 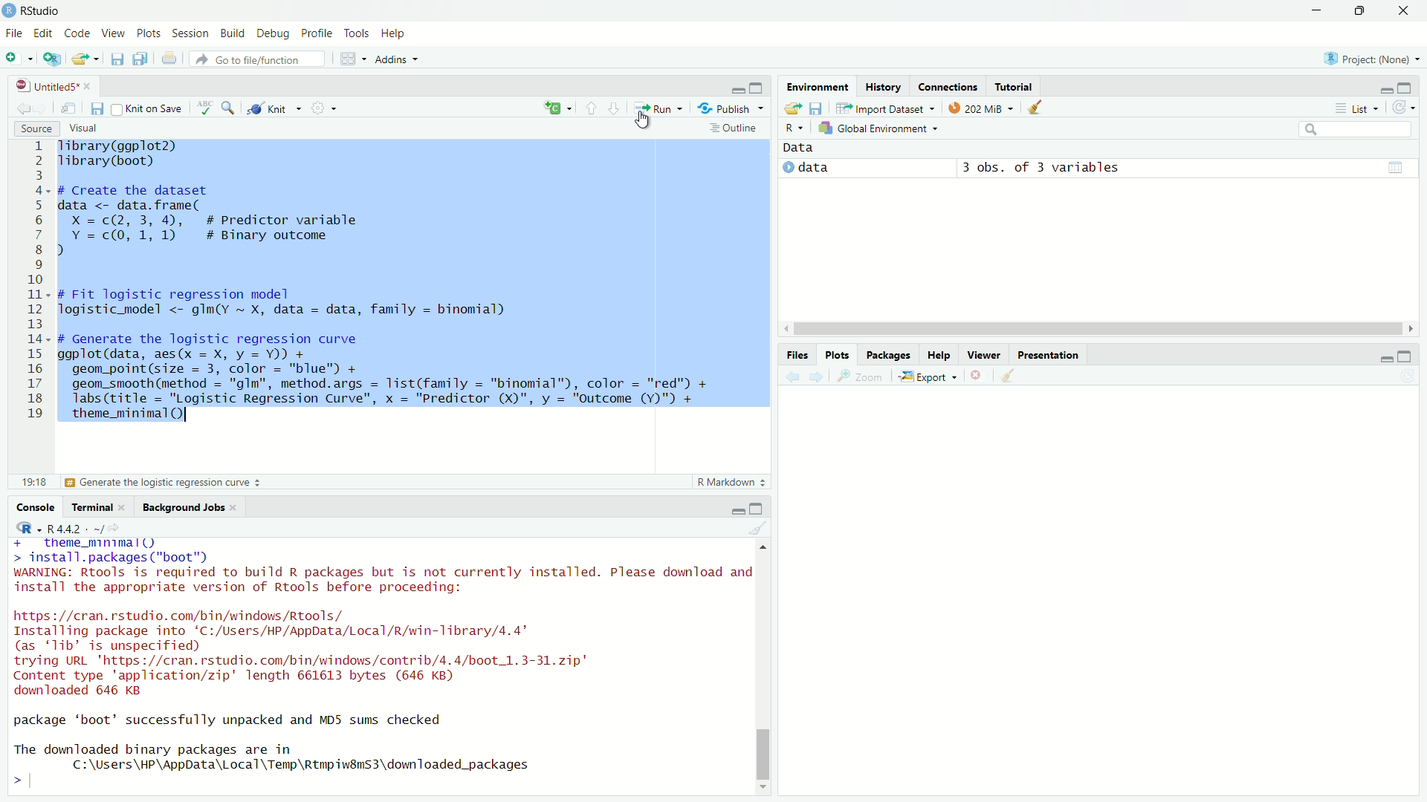 I want to click on R 4.4.2 . ~/, so click(x=75, y=528).